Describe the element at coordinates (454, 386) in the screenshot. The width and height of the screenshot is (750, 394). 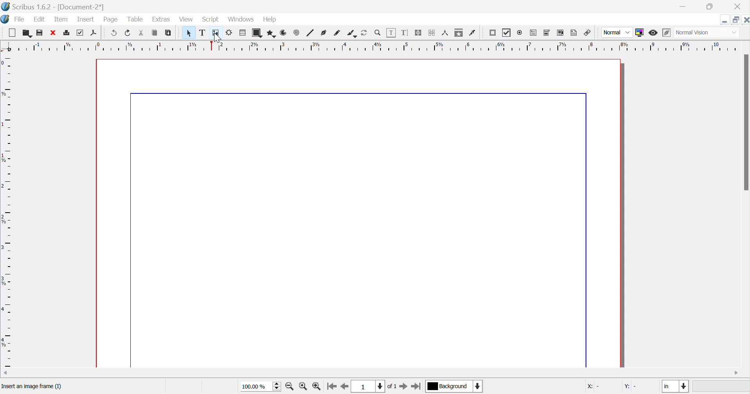
I see `current layer` at that location.